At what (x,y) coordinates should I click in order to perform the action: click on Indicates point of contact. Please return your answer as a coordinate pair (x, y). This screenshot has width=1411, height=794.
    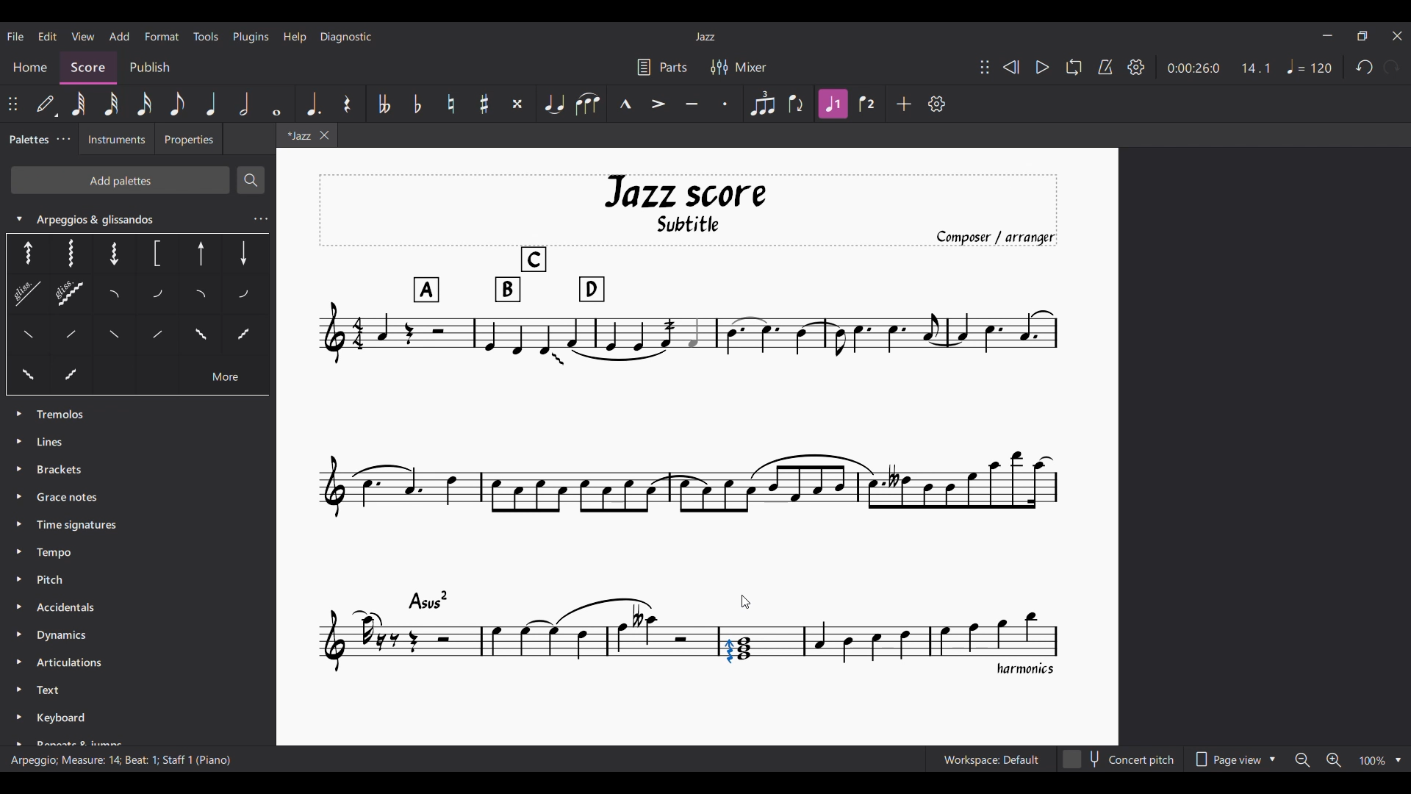
    Looking at the image, I should click on (741, 618).